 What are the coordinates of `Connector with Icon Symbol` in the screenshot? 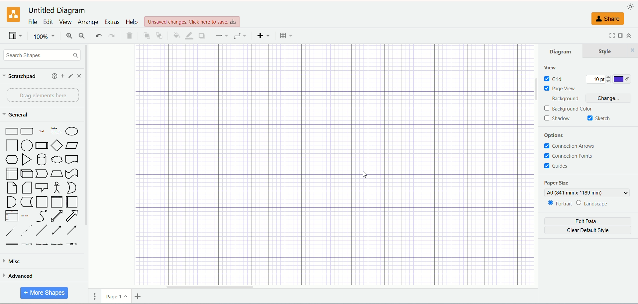 It's located at (72, 245).